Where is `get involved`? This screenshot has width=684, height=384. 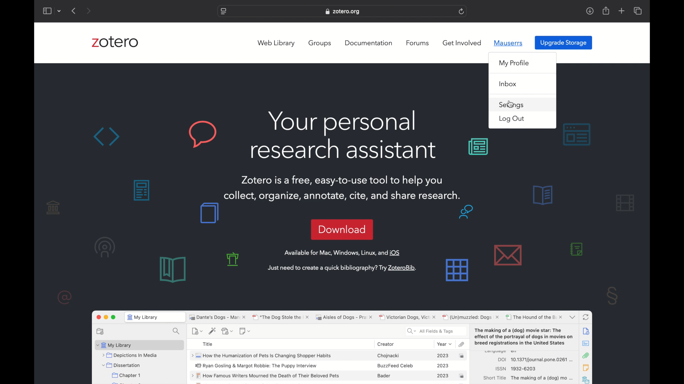 get involved is located at coordinates (462, 42).